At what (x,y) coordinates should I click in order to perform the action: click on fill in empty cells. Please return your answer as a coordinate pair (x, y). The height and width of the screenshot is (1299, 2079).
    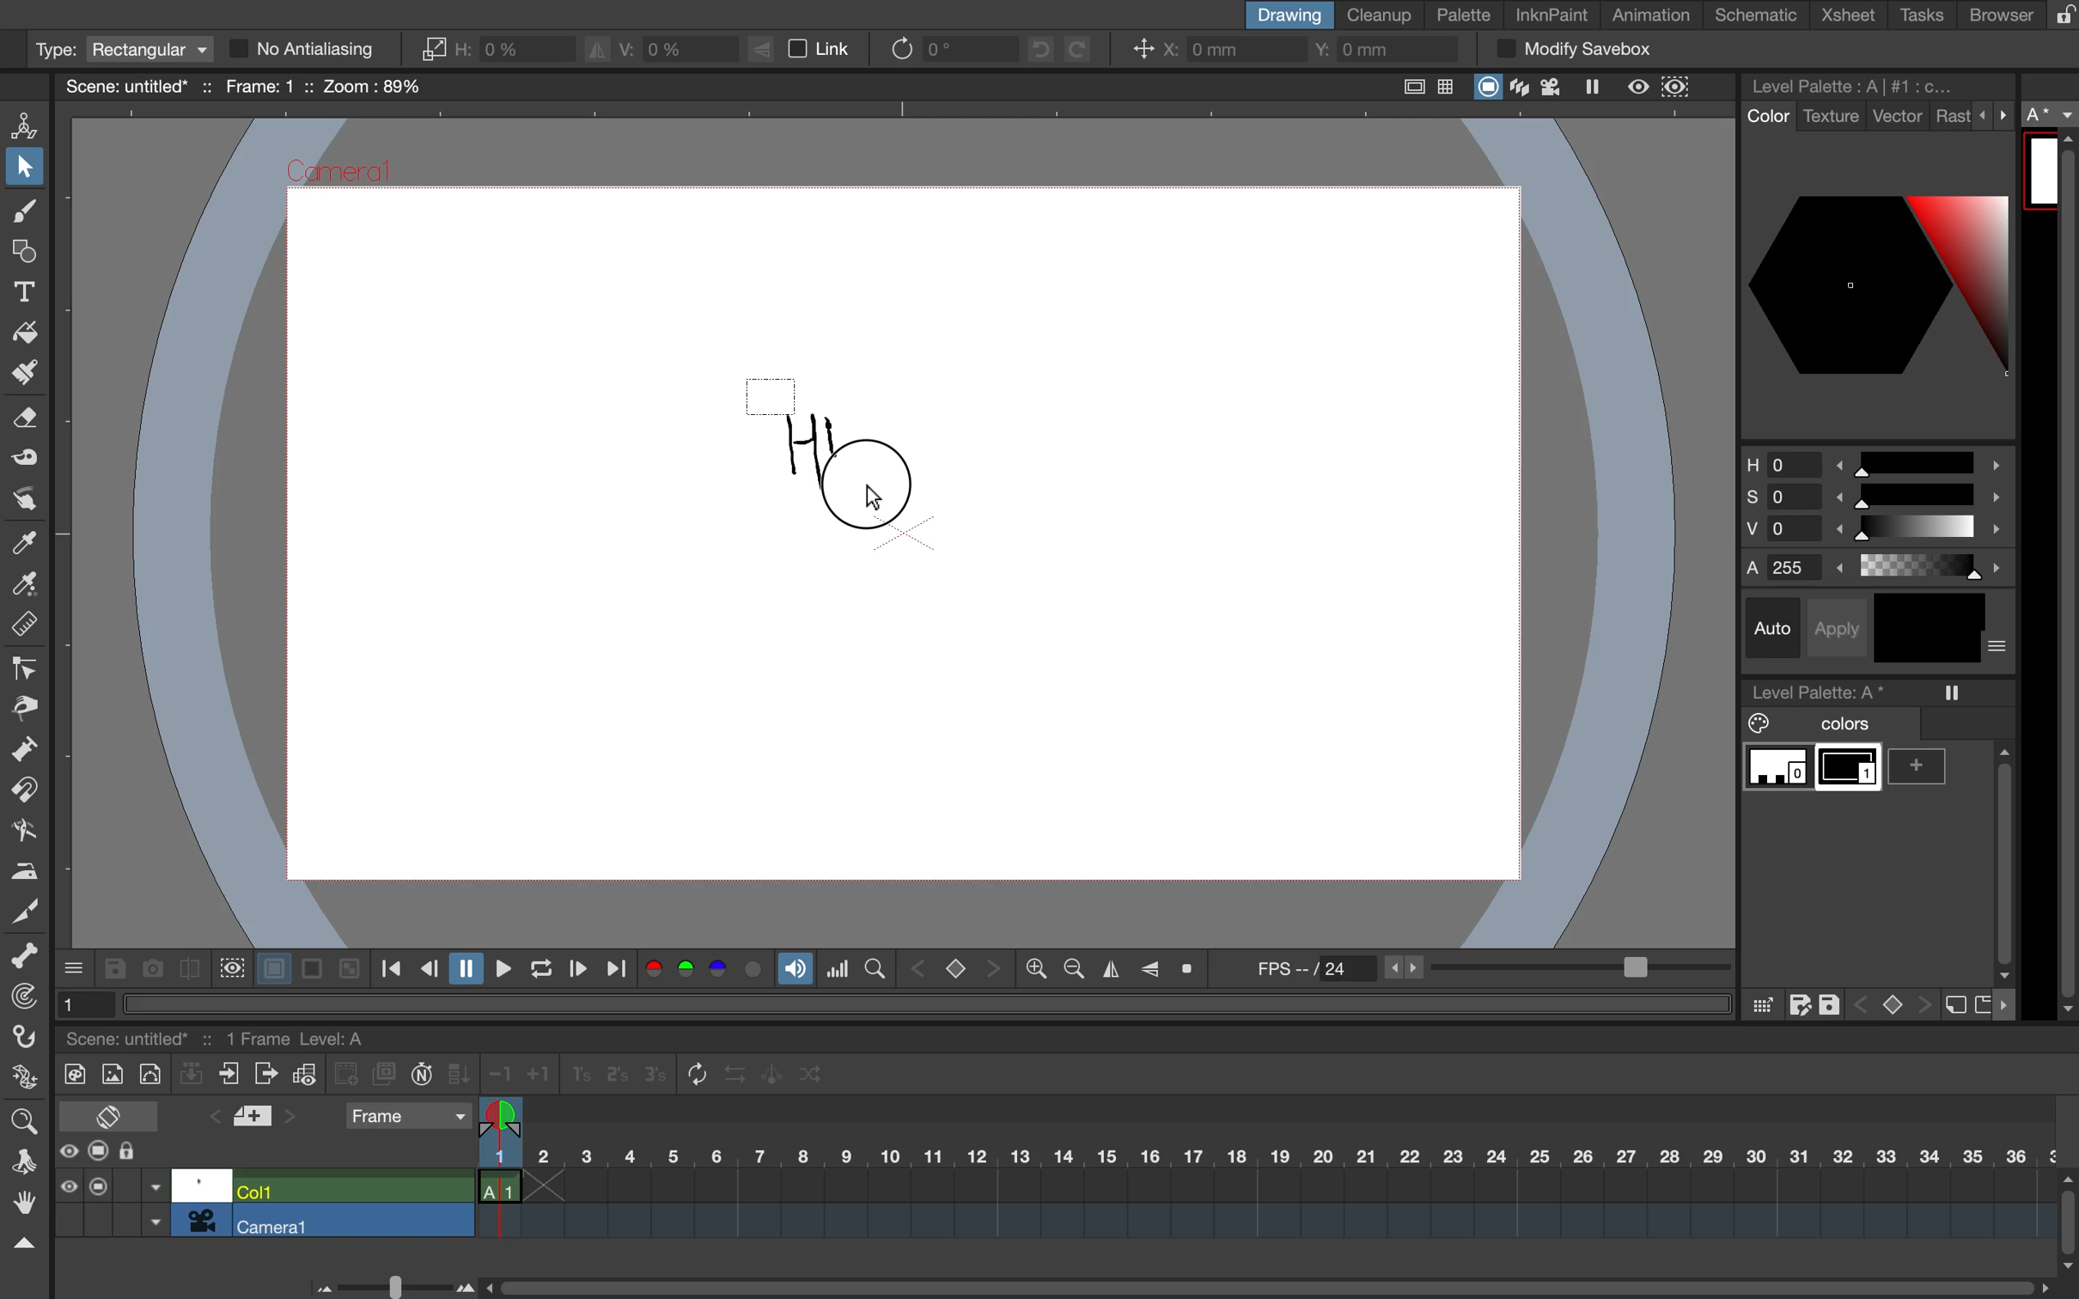
    Looking at the image, I should click on (461, 1074).